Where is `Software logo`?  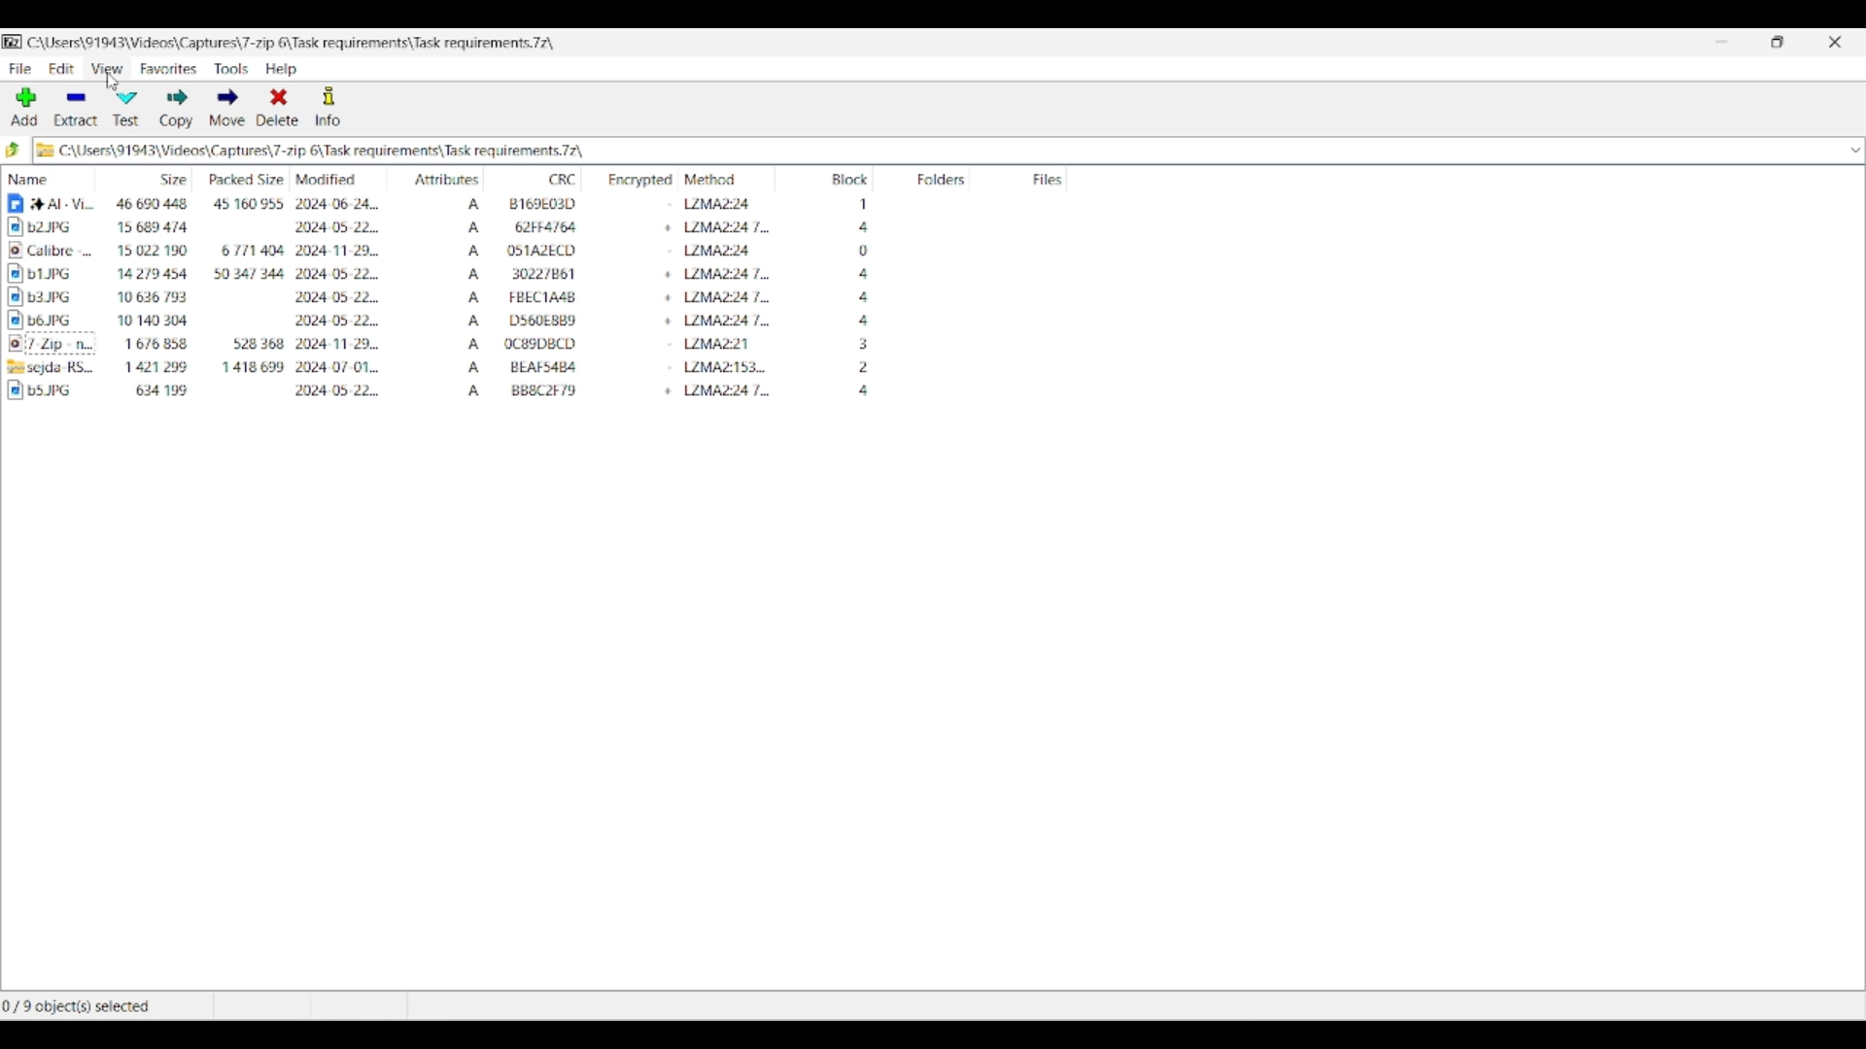 Software logo is located at coordinates (14, 42).